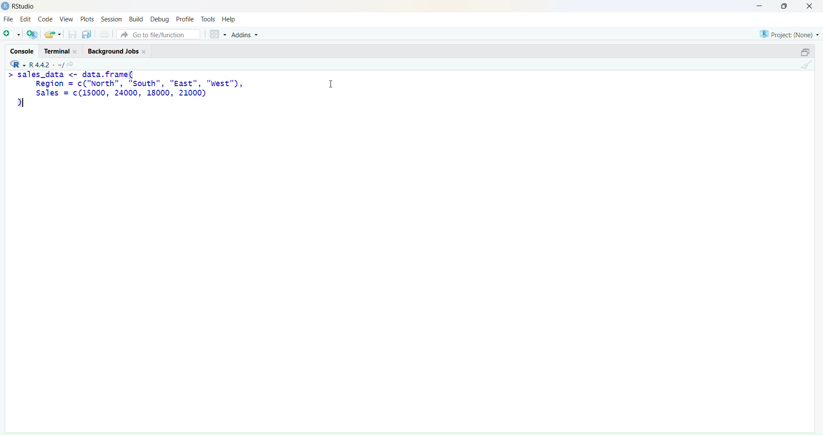 This screenshot has width=823, height=435. What do you see at coordinates (215, 33) in the screenshot?
I see `grid view` at bounding box center [215, 33].